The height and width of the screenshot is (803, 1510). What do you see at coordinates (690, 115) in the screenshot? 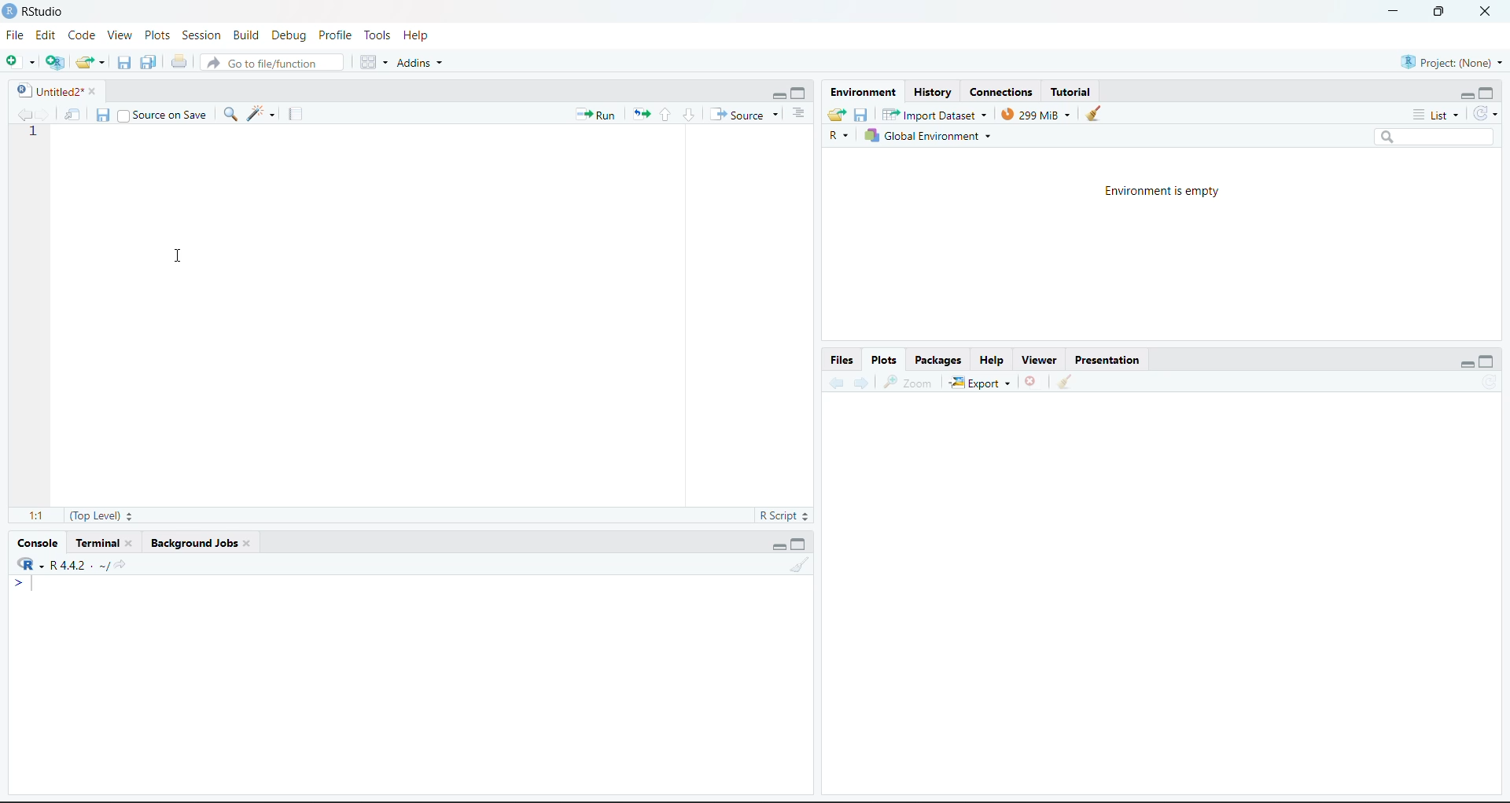
I see `go to next section/chunk` at bounding box center [690, 115].